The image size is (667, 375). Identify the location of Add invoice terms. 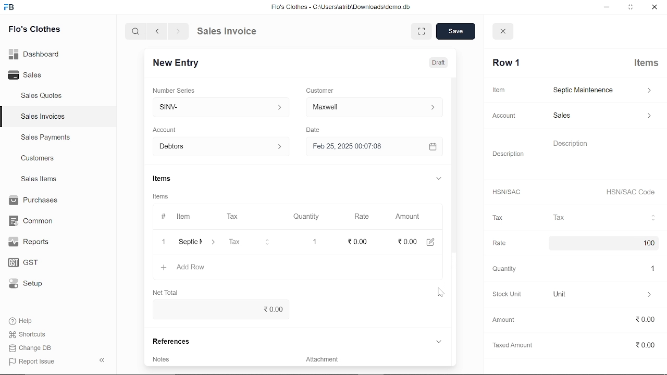
(167, 358).